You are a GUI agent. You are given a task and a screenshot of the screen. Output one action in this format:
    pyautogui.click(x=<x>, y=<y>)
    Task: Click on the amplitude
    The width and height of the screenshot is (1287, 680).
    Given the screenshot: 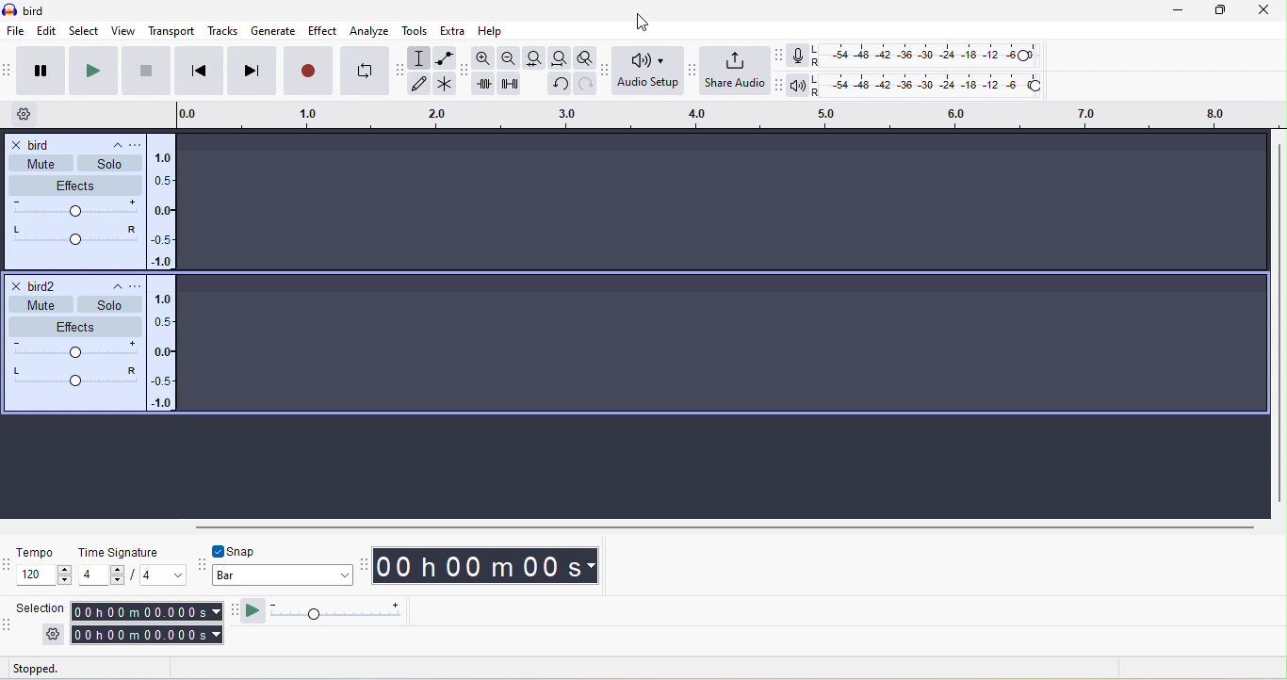 What is the action you would take?
    pyautogui.click(x=163, y=343)
    